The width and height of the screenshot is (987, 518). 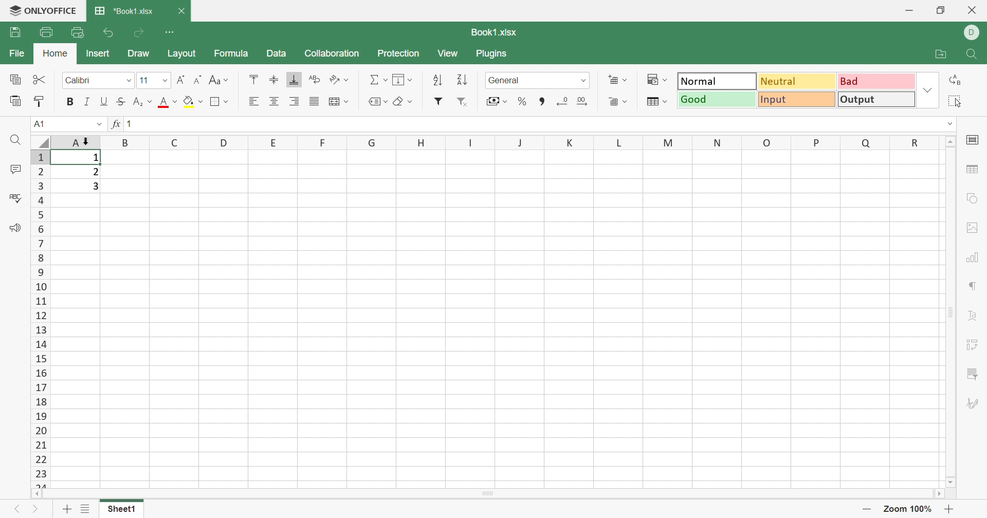 What do you see at coordinates (181, 53) in the screenshot?
I see `Layout` at bounding box center [181, 53].